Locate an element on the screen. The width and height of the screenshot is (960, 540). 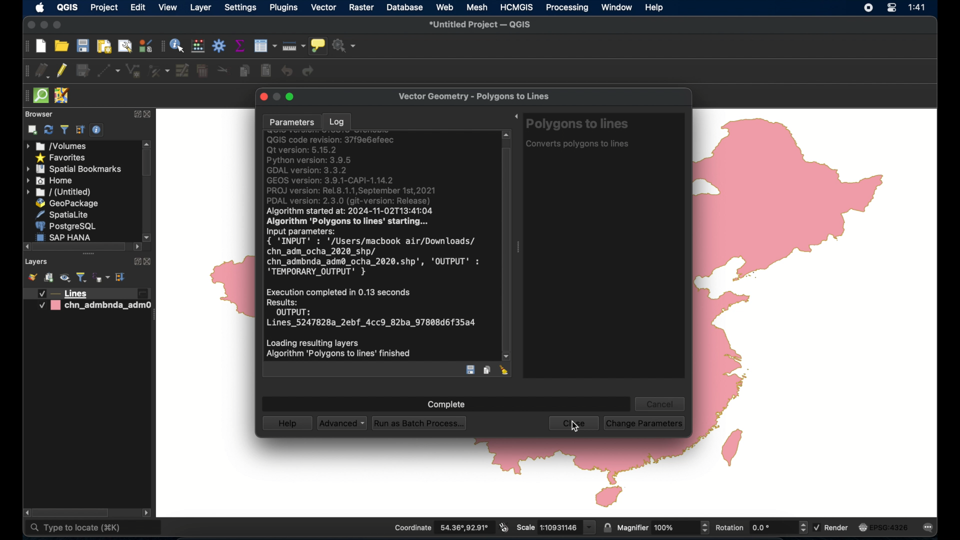
scroll down arrow is located at coordinates (148, 236).